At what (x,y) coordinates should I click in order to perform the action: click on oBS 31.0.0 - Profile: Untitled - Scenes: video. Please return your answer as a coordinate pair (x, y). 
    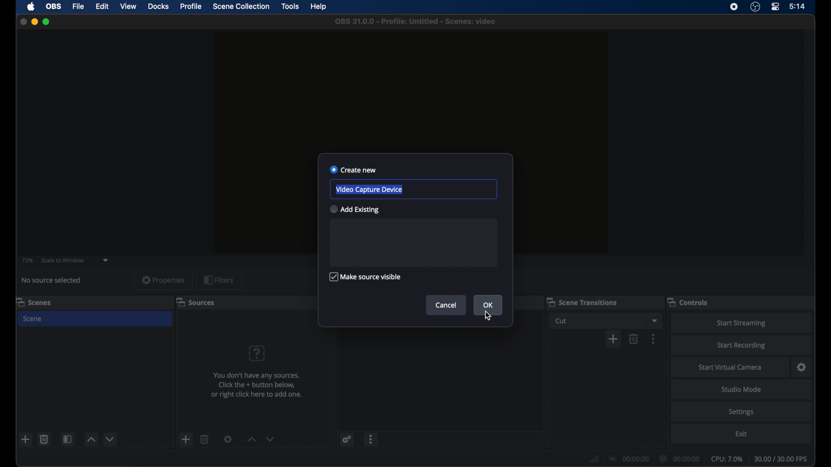
    Looking at the image, I should click on (417, 22).